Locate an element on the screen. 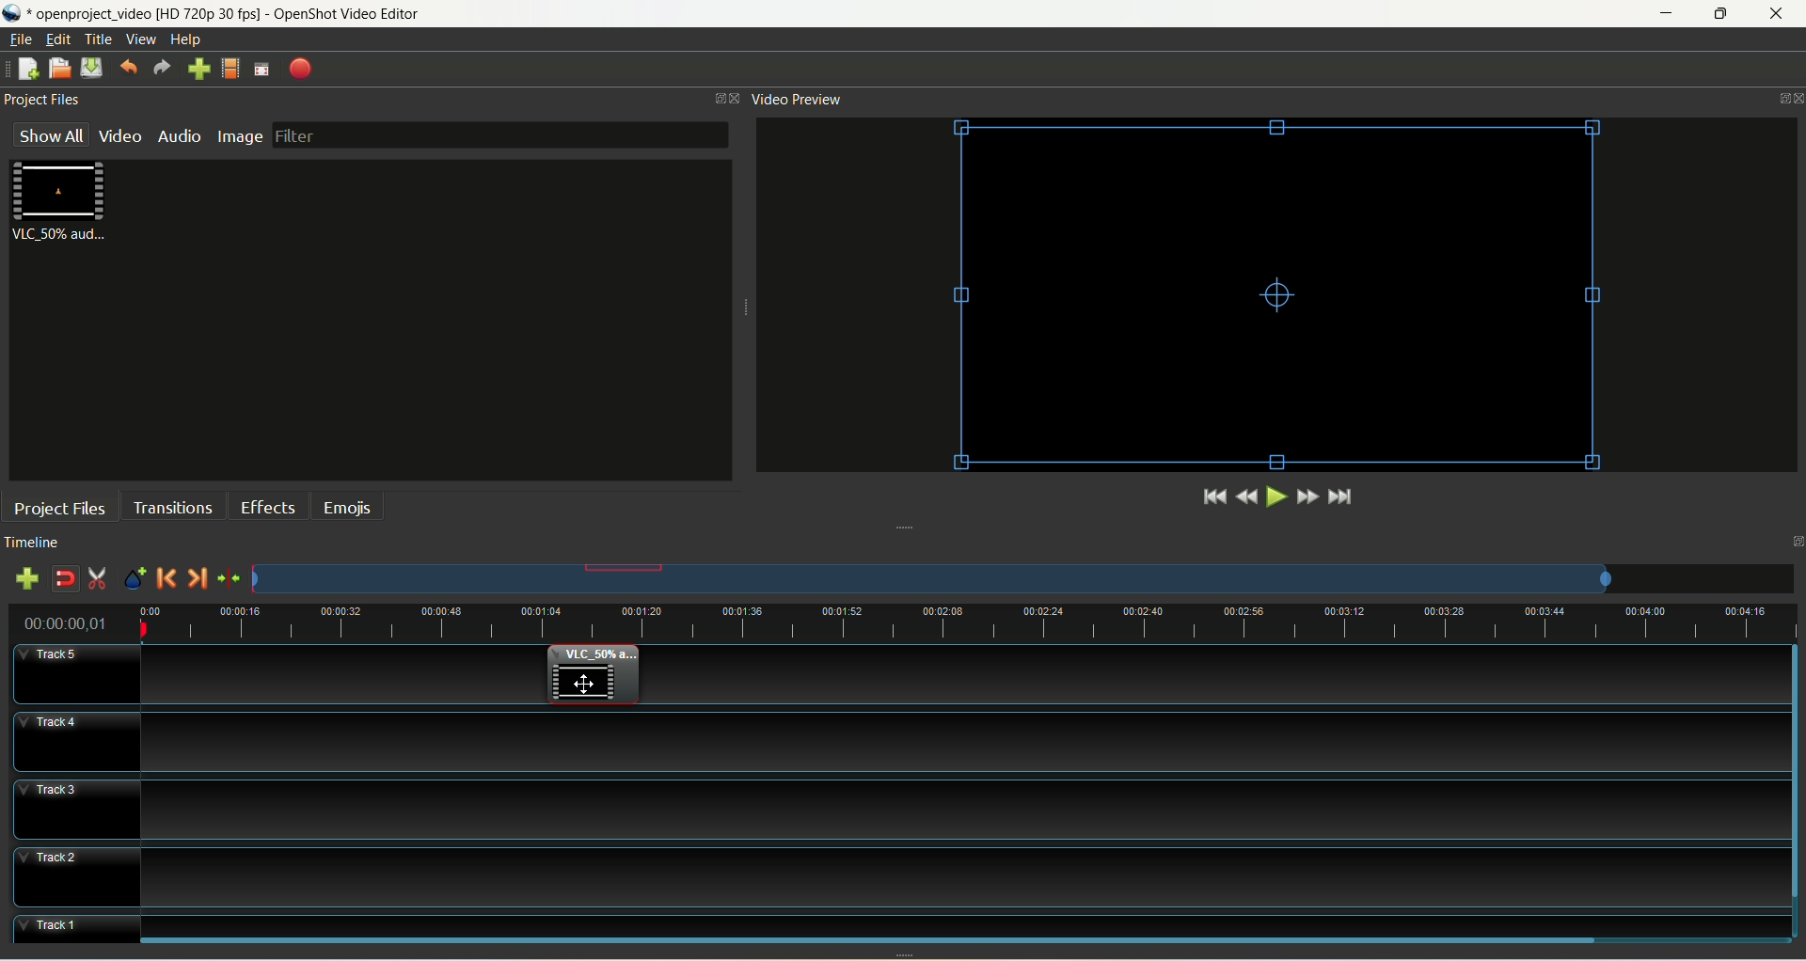 This screenshot has width=1806, height=961. zoom factor is located at coordinates (1023, 578).